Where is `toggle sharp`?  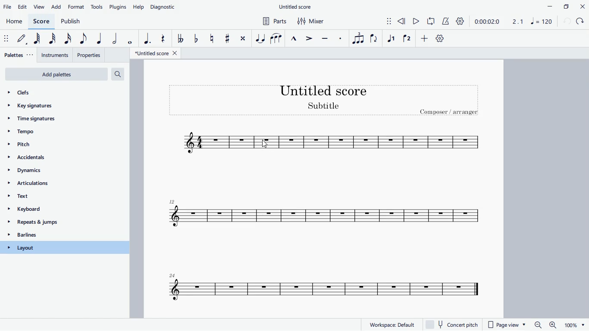 toggle sharp is located at coordinates (228, 39).